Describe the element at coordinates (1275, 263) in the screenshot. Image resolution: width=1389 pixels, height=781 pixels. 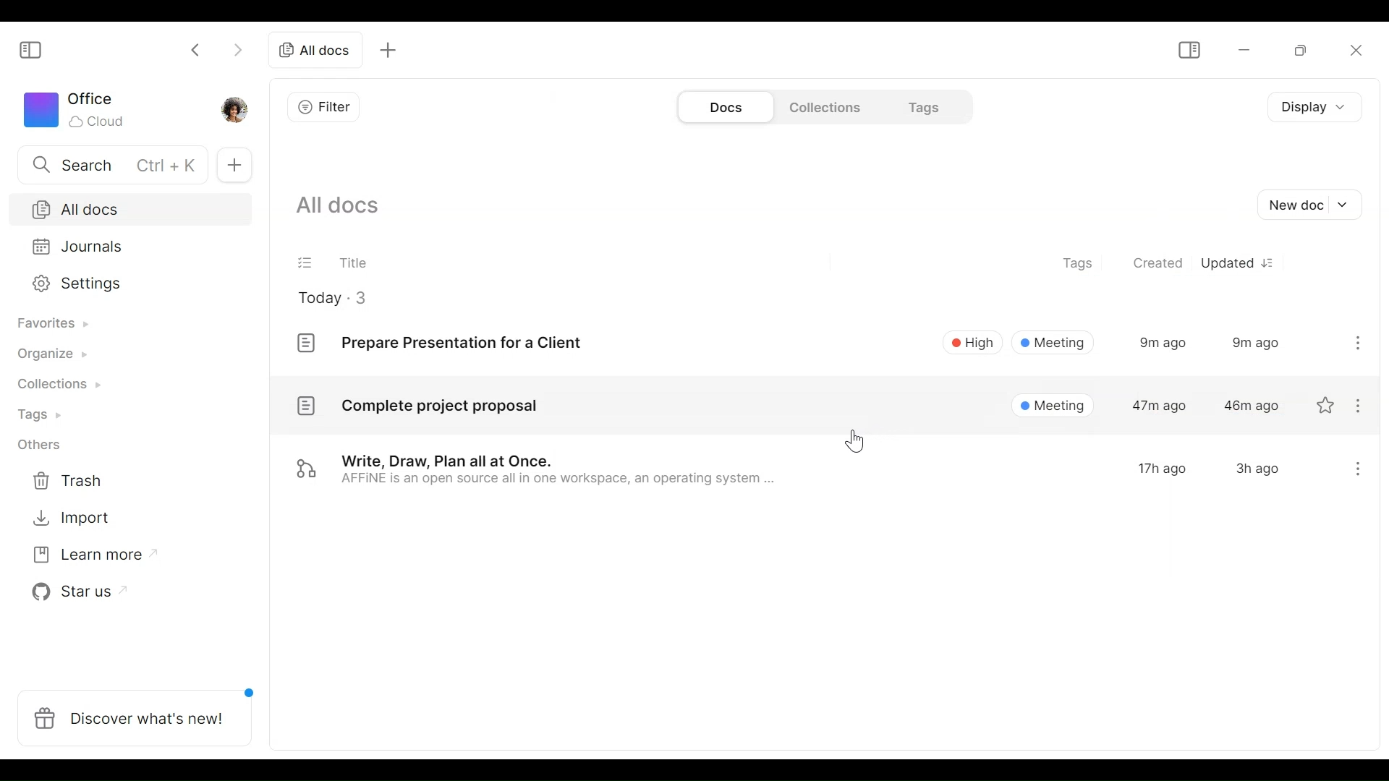
I see `Sort` at that location.